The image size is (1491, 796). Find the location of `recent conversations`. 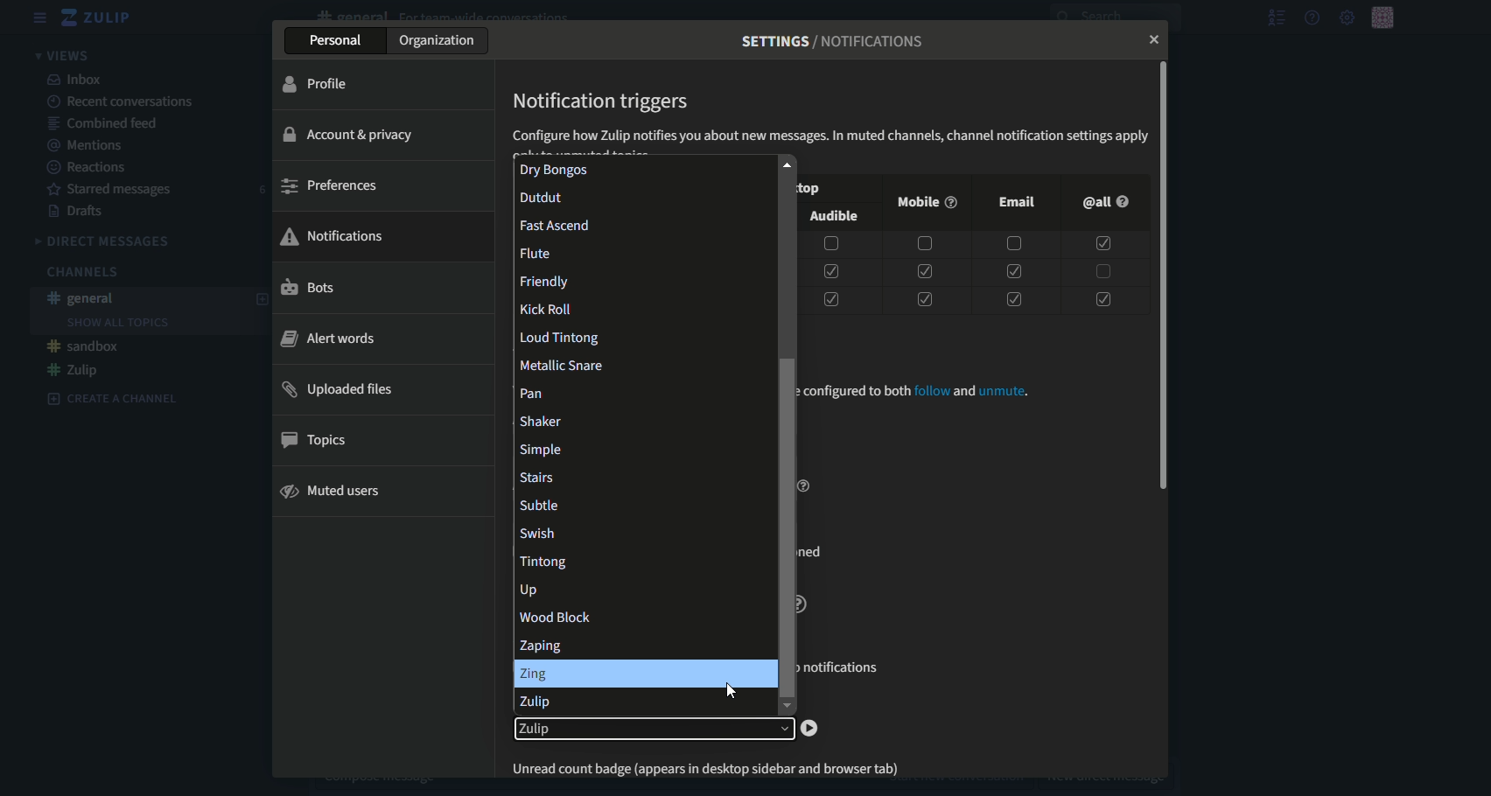

recent conversations is located at coordinates (122, 101).